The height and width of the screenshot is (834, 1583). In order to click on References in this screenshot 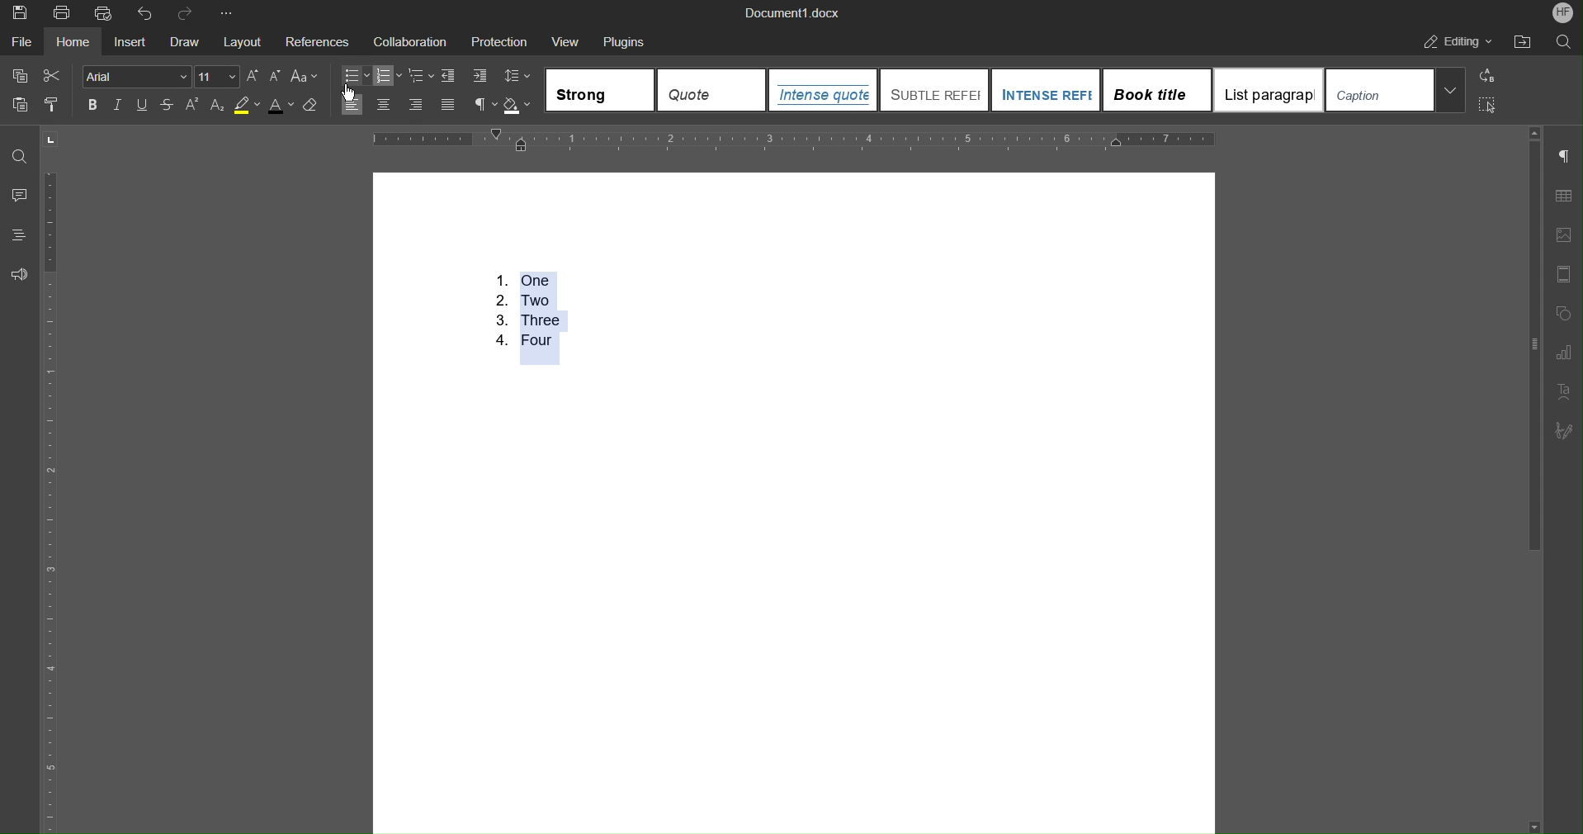, I will do `click(316, 39)`.